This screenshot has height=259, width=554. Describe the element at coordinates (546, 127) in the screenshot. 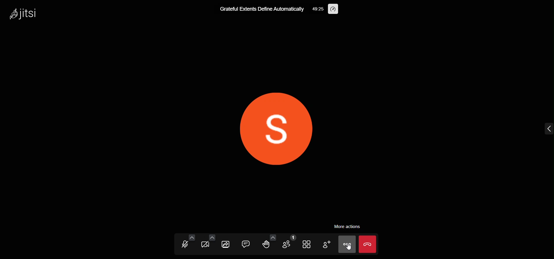

I see `expand` at that location.